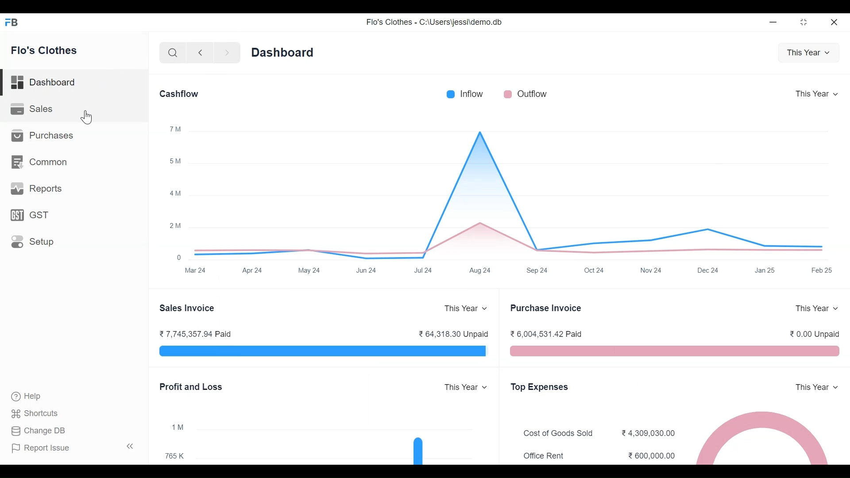 Image resolution: width=850 pixels, height=478 pixels. I want to click on Sep 24, so click(540, 270).